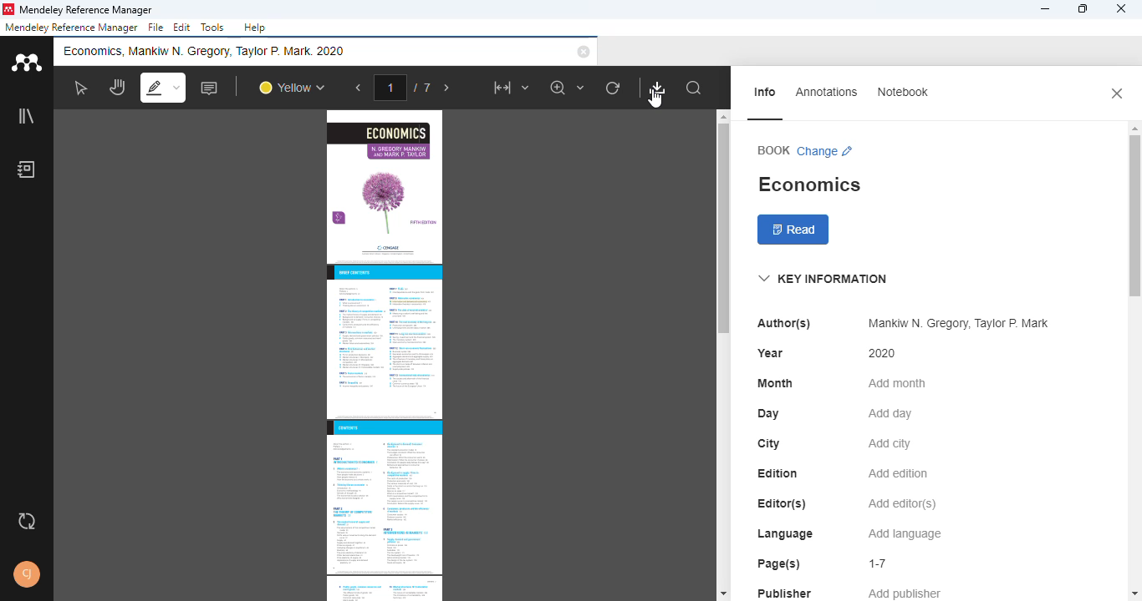  I want to click on add publisher, so click(905, 592).